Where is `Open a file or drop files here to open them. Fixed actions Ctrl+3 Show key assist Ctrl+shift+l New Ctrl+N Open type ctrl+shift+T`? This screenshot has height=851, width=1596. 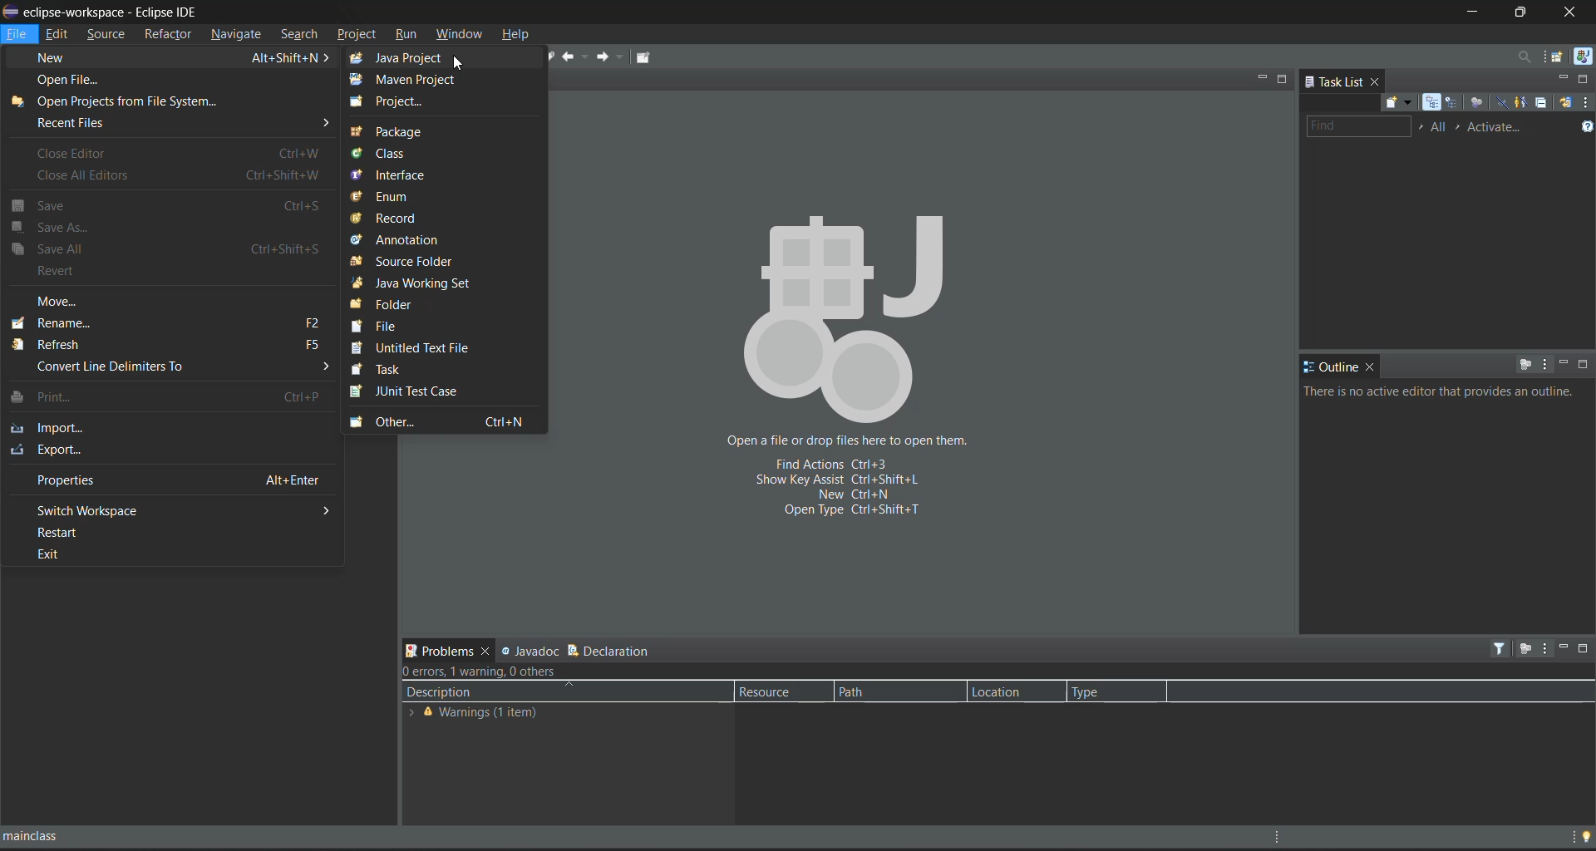 Open a file or drop files here to open them. Fixed actions Ctrl+3 Show key assist Ctrl+shift+l New Ctrl+N Open type ctrl+shift+T is located at coordinates (848, 366).